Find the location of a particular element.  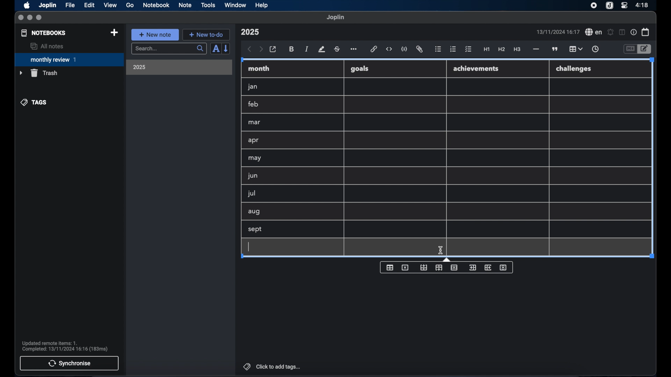

help is located at coordinates (262, 5).